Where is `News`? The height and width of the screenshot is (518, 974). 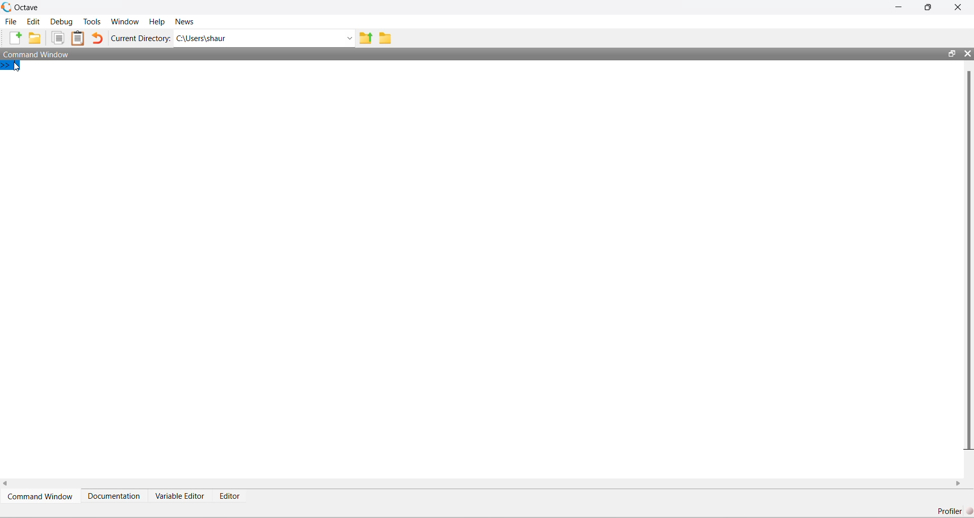
News is located at coordinates (185, 21).